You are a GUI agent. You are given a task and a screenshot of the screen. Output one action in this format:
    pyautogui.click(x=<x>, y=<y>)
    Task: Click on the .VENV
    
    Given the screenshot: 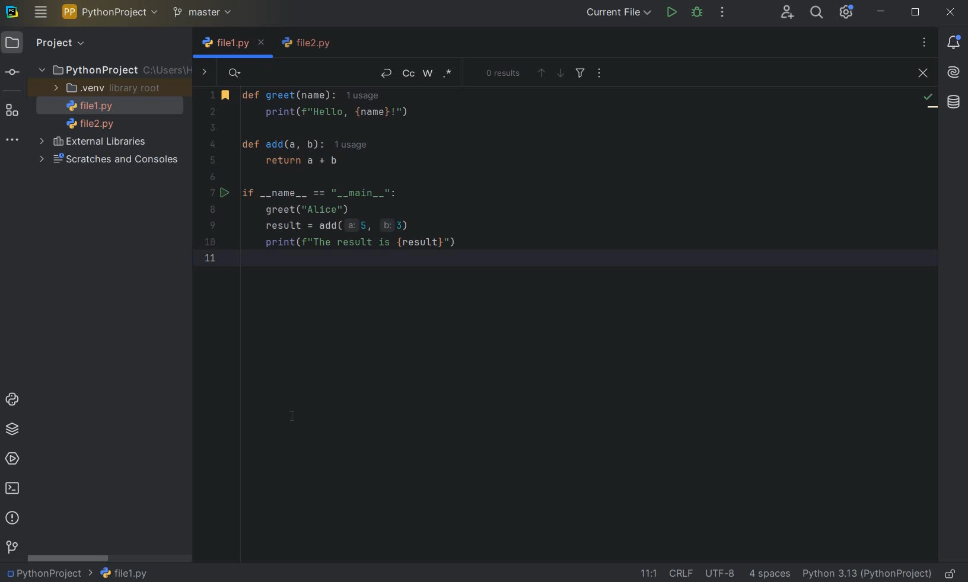 What is the action you would take?
    pyautogui.click(x=107, y=88)
    